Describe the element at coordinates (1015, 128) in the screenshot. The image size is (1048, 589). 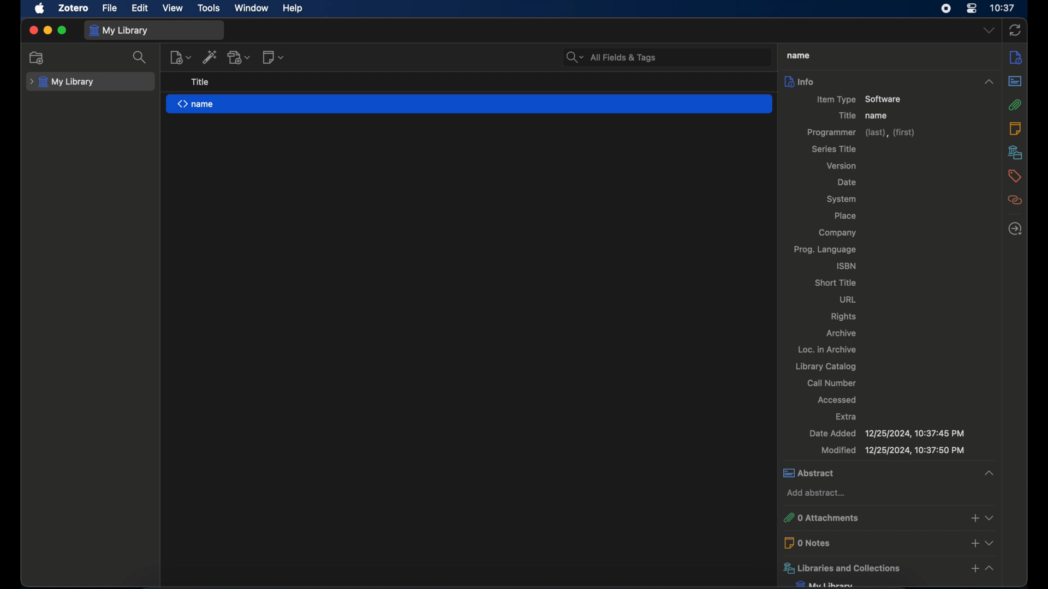
I see `notes` at that location.